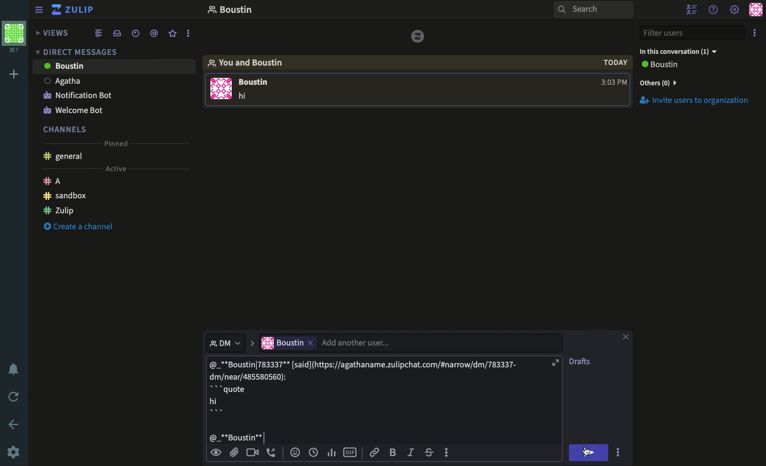 The width and height of the screenshot is (766, 466). I want to click on User, so click(114, 66).